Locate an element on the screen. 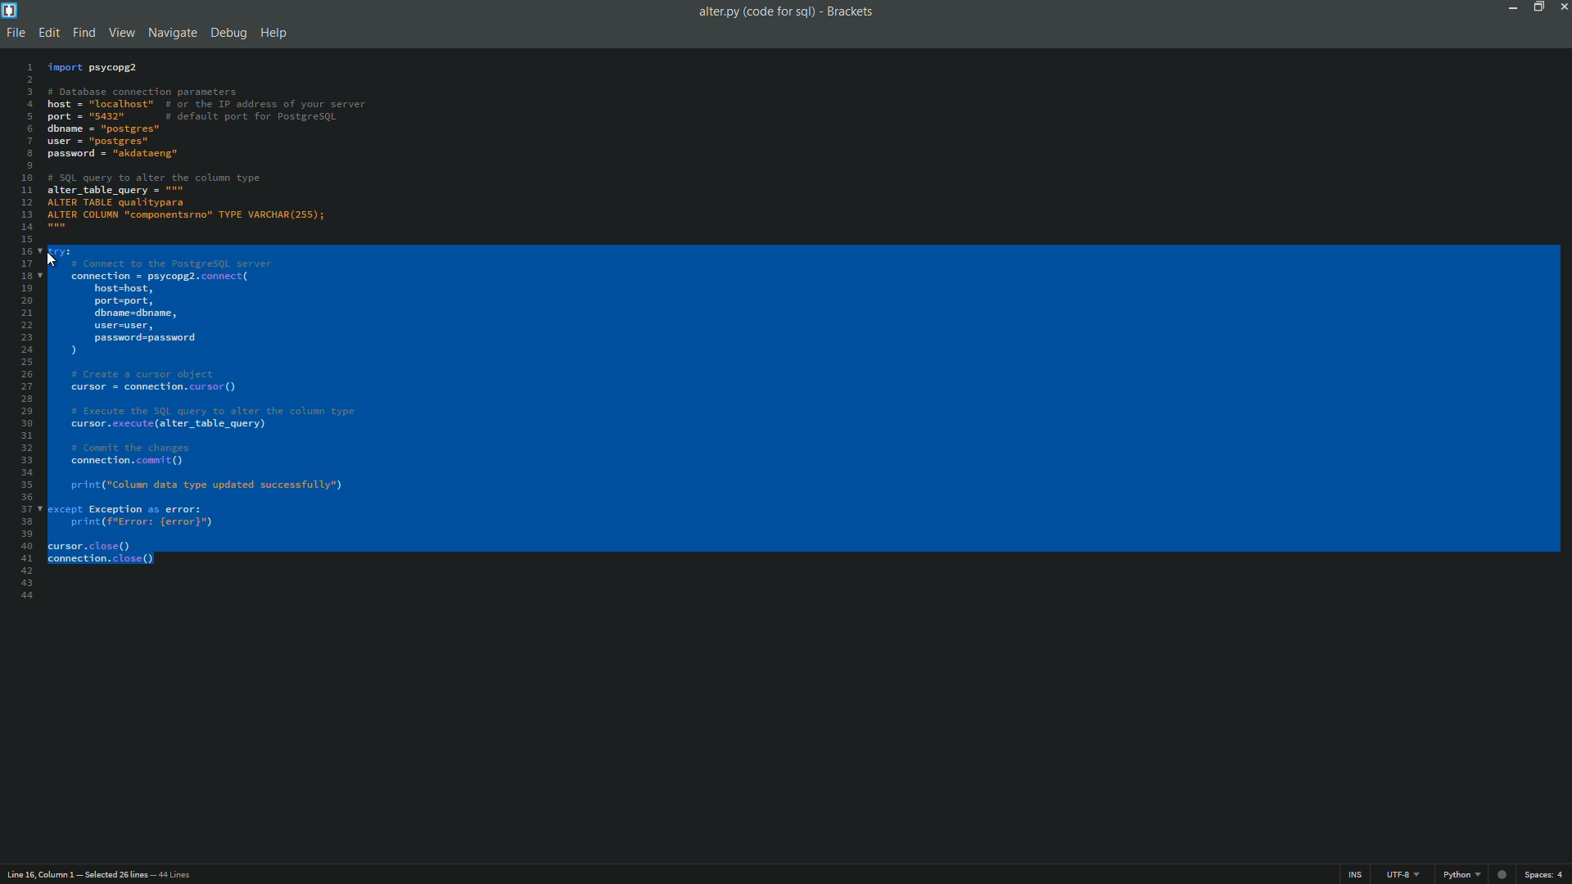 The image size is (1572, 884). app icon is located at coordinates (10, 10).